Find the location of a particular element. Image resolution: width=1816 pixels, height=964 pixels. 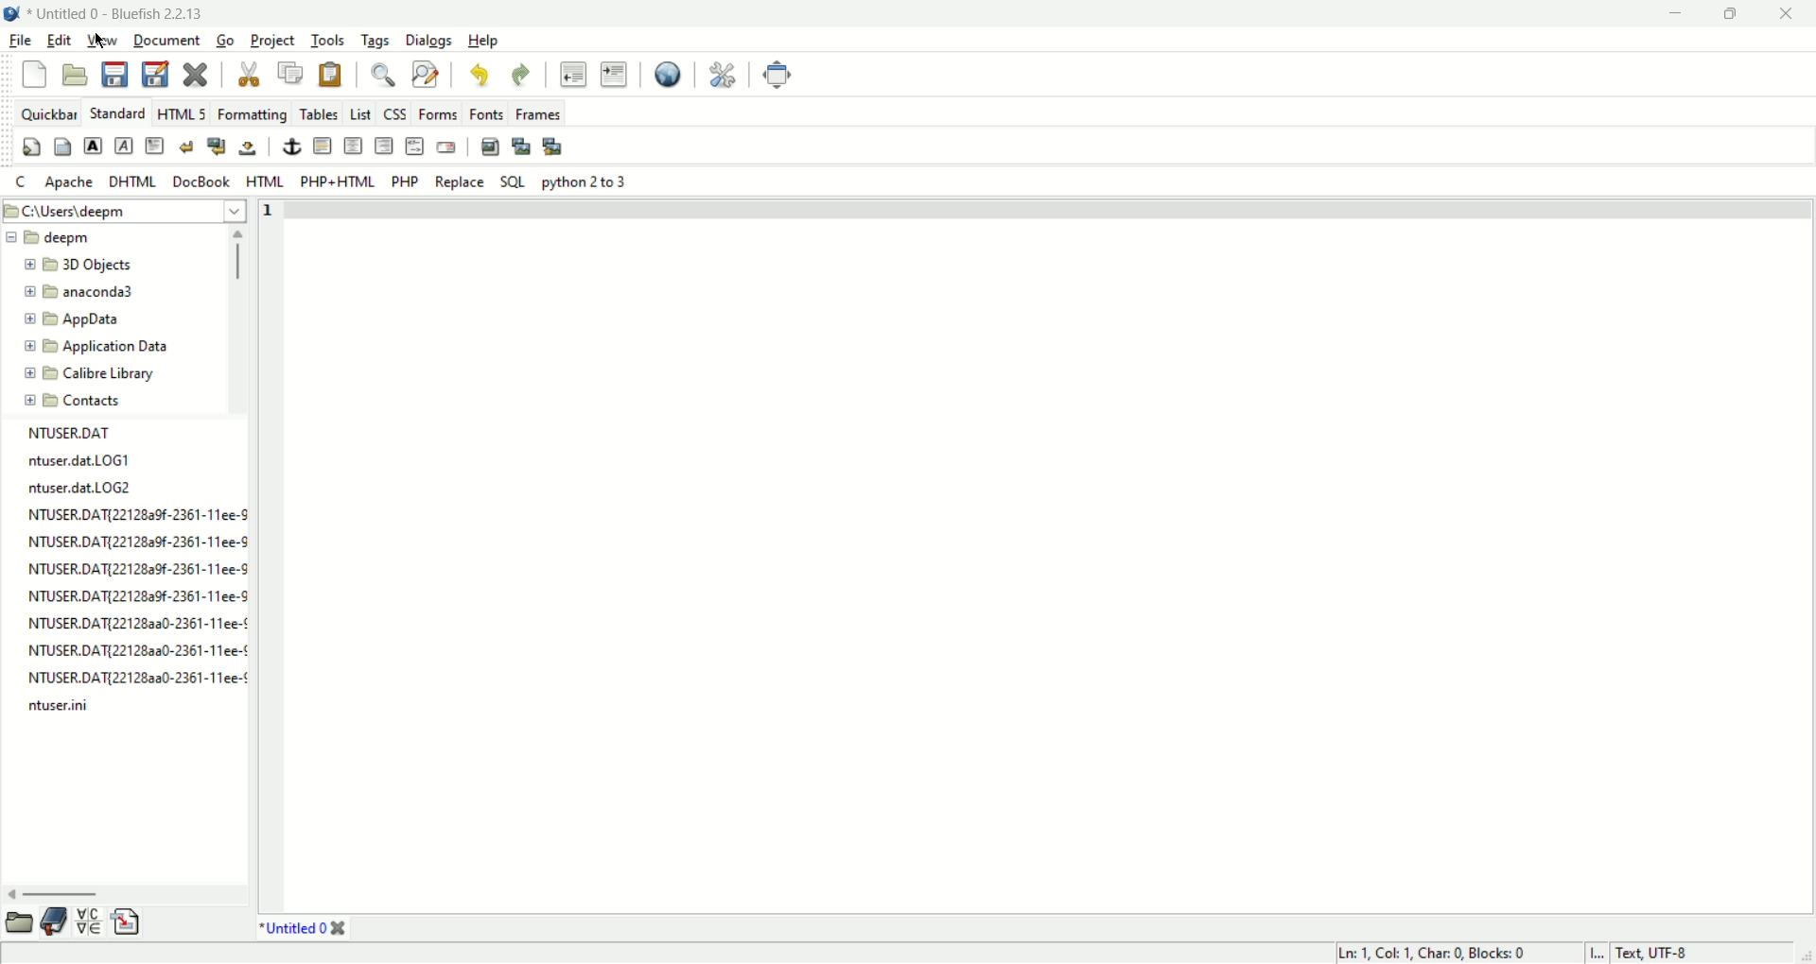

NTUSER.DAT{22128aa0-2361-11ee-¢ is located at coordinates (138, 621).